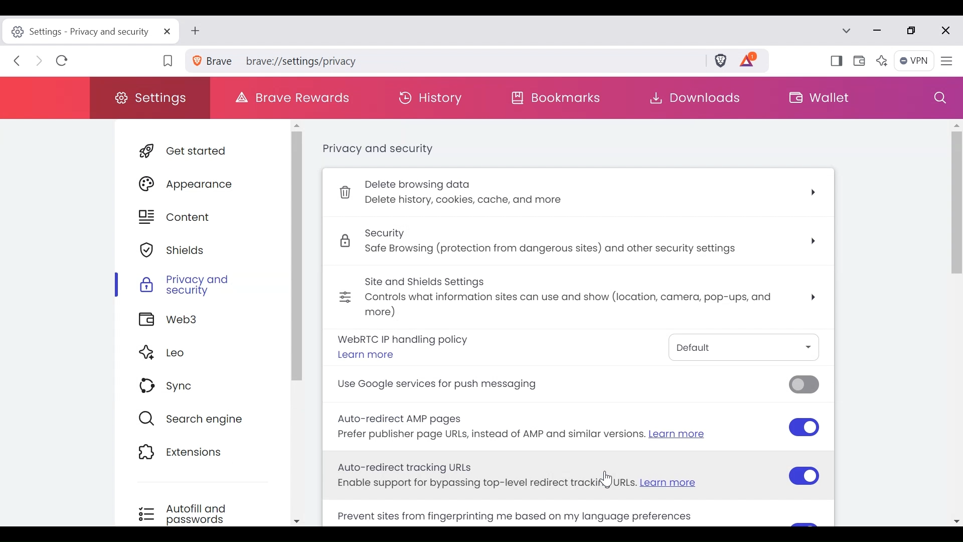 This screenshot has height=542, width=963. Describe the element at coordinates (169, 61) in the screenshot. I see `Bookmark this Tab` at that location.